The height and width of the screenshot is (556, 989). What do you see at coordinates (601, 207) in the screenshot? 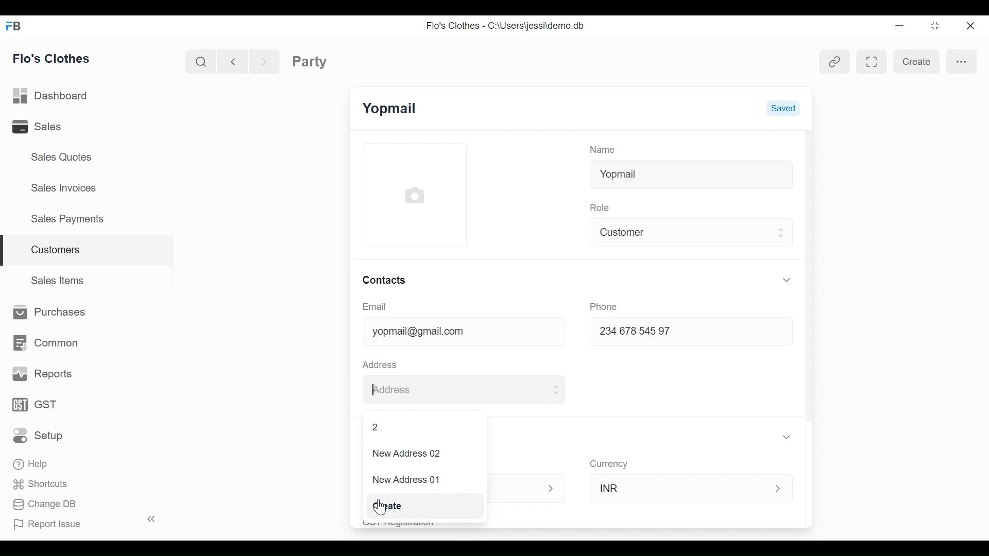
I see `Role` at bounding box center [601, 207].